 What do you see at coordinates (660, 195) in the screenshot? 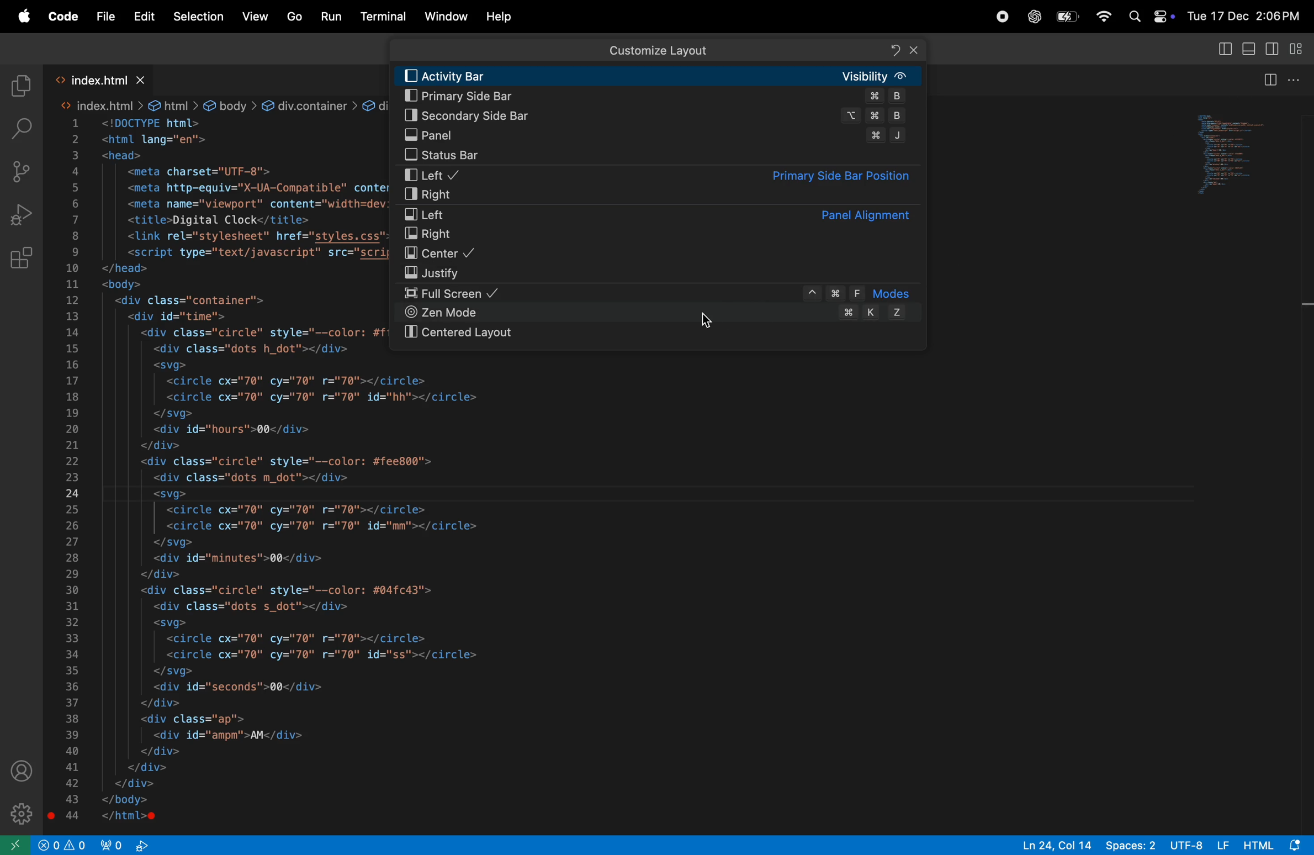
I see `right` at bounding box center [660, 195].